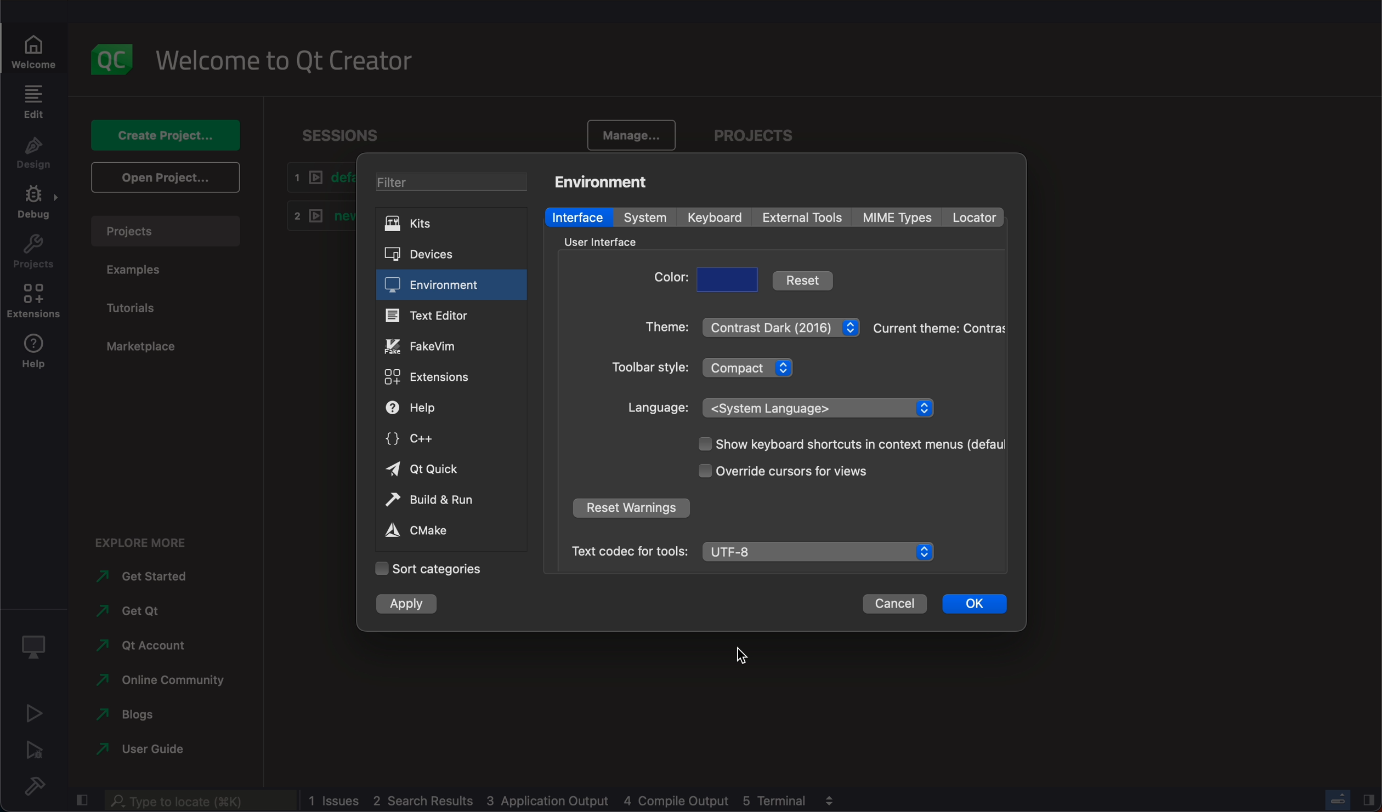 Image resolution: width=1382 pixels, height=812 pixels. I want to click on ok, so click(975, 602).